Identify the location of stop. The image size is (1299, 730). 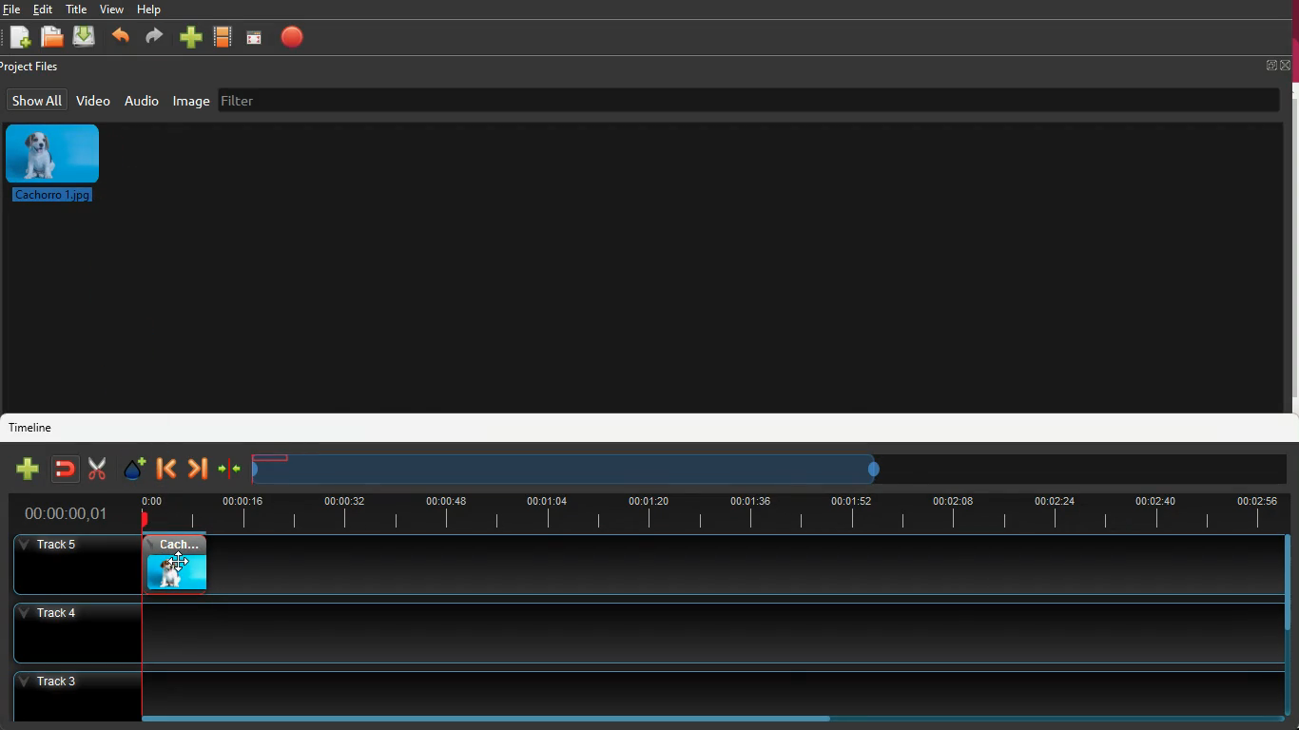
(297, 41).